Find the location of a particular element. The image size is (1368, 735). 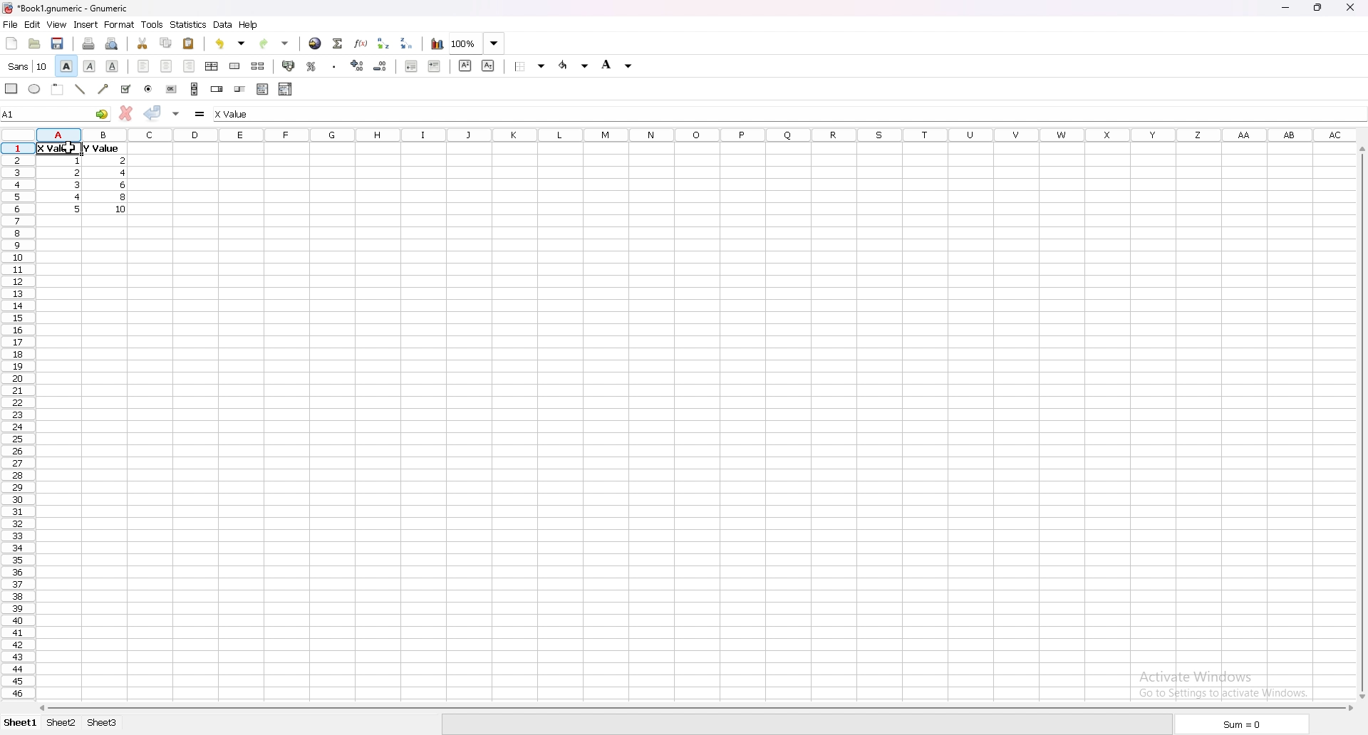

sheet 1 is located at coordinates (21, 724).